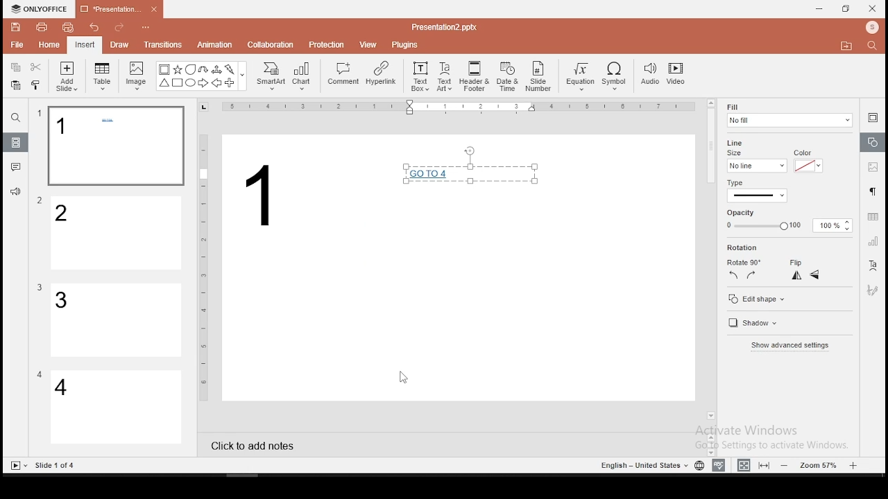  What do you see at coordinates (269, 76) in the screenshot?
I see `smart` at bounding box center [269, 76].